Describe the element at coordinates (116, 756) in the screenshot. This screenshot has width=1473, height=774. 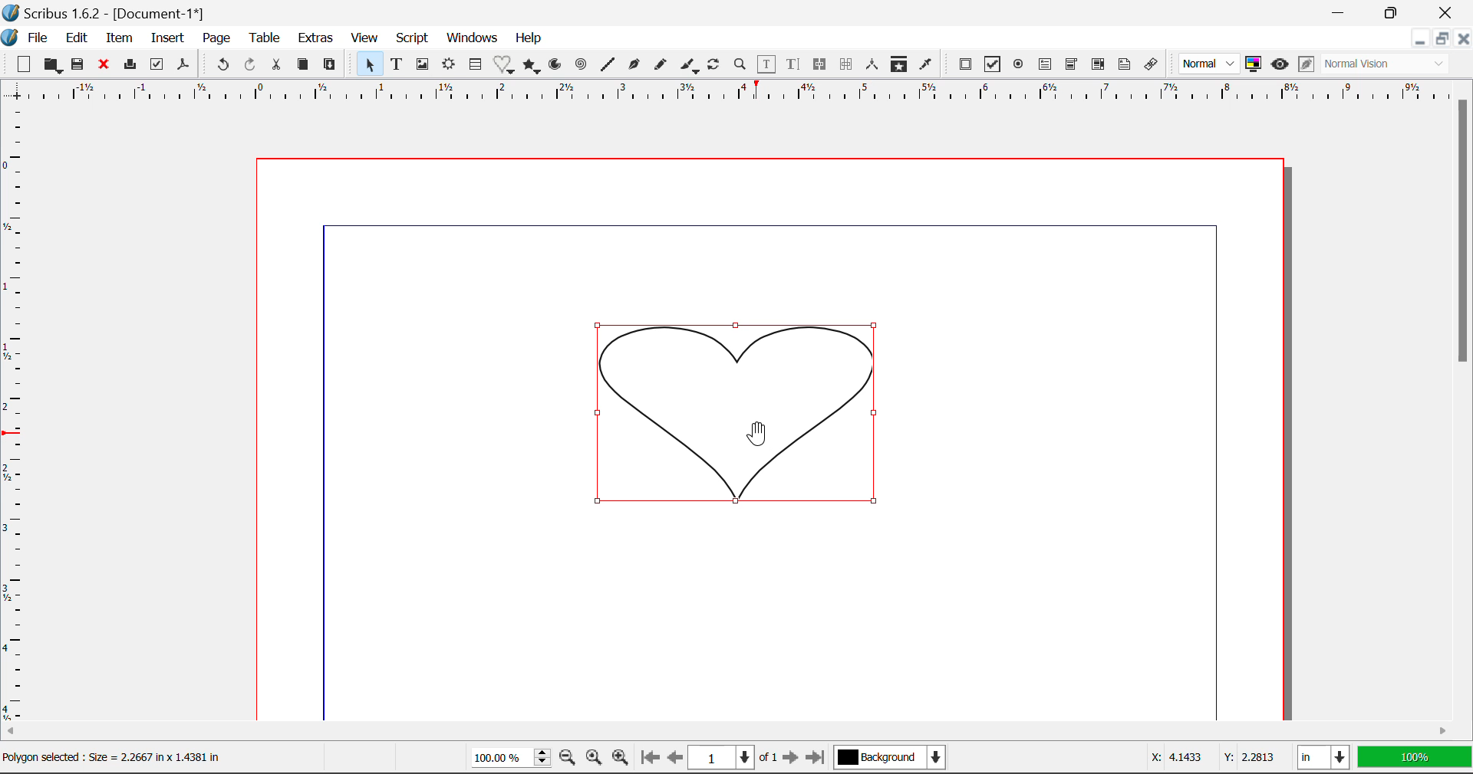
I see `Polygon selected : Size = 2.2667 in x 1.4381 in` at that location.